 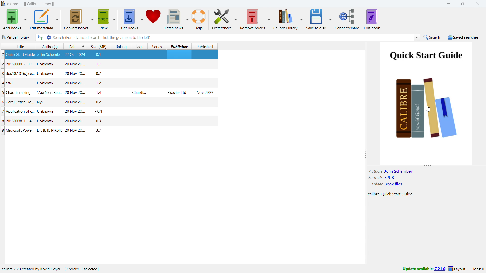 I want to click on Mlicrosoft Powe... Dr. B. K. Nikolic, so click(x=32, y=130).